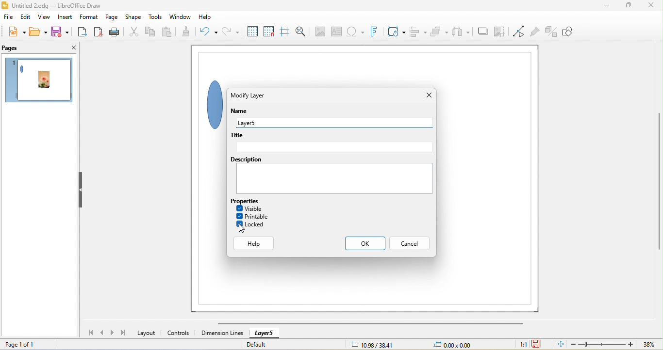 The width and height of the screenshot is (663, 350). What do you see at coordinates (242, 111) in the screenshot?
I see `name` at bounding box center [242, 111].